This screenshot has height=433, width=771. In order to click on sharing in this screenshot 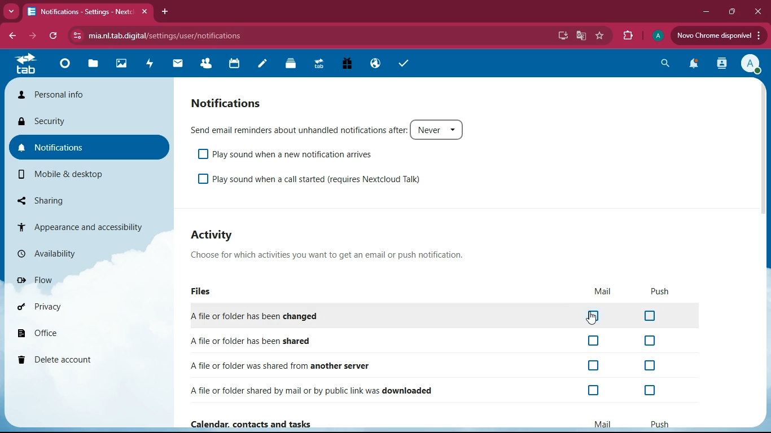, I will do `click(57, 198)`.